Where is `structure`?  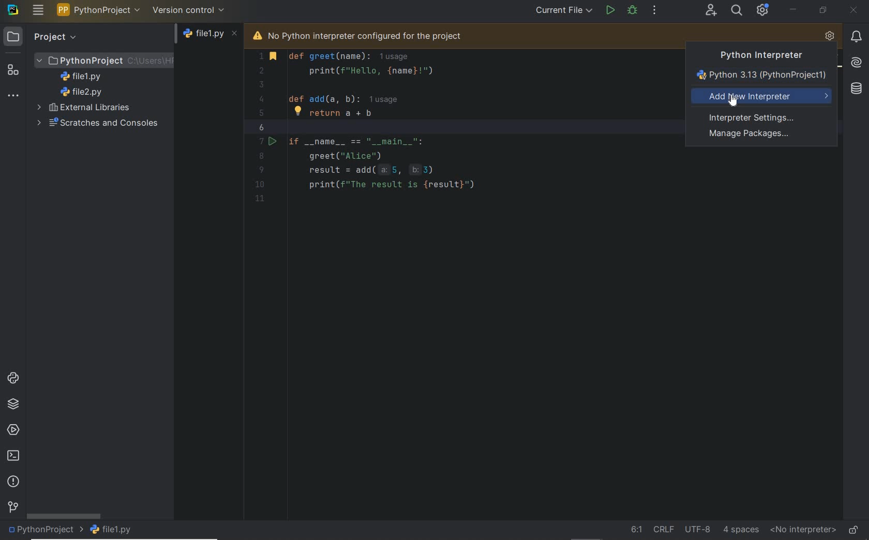
structure is located at coordinates (13, 70).